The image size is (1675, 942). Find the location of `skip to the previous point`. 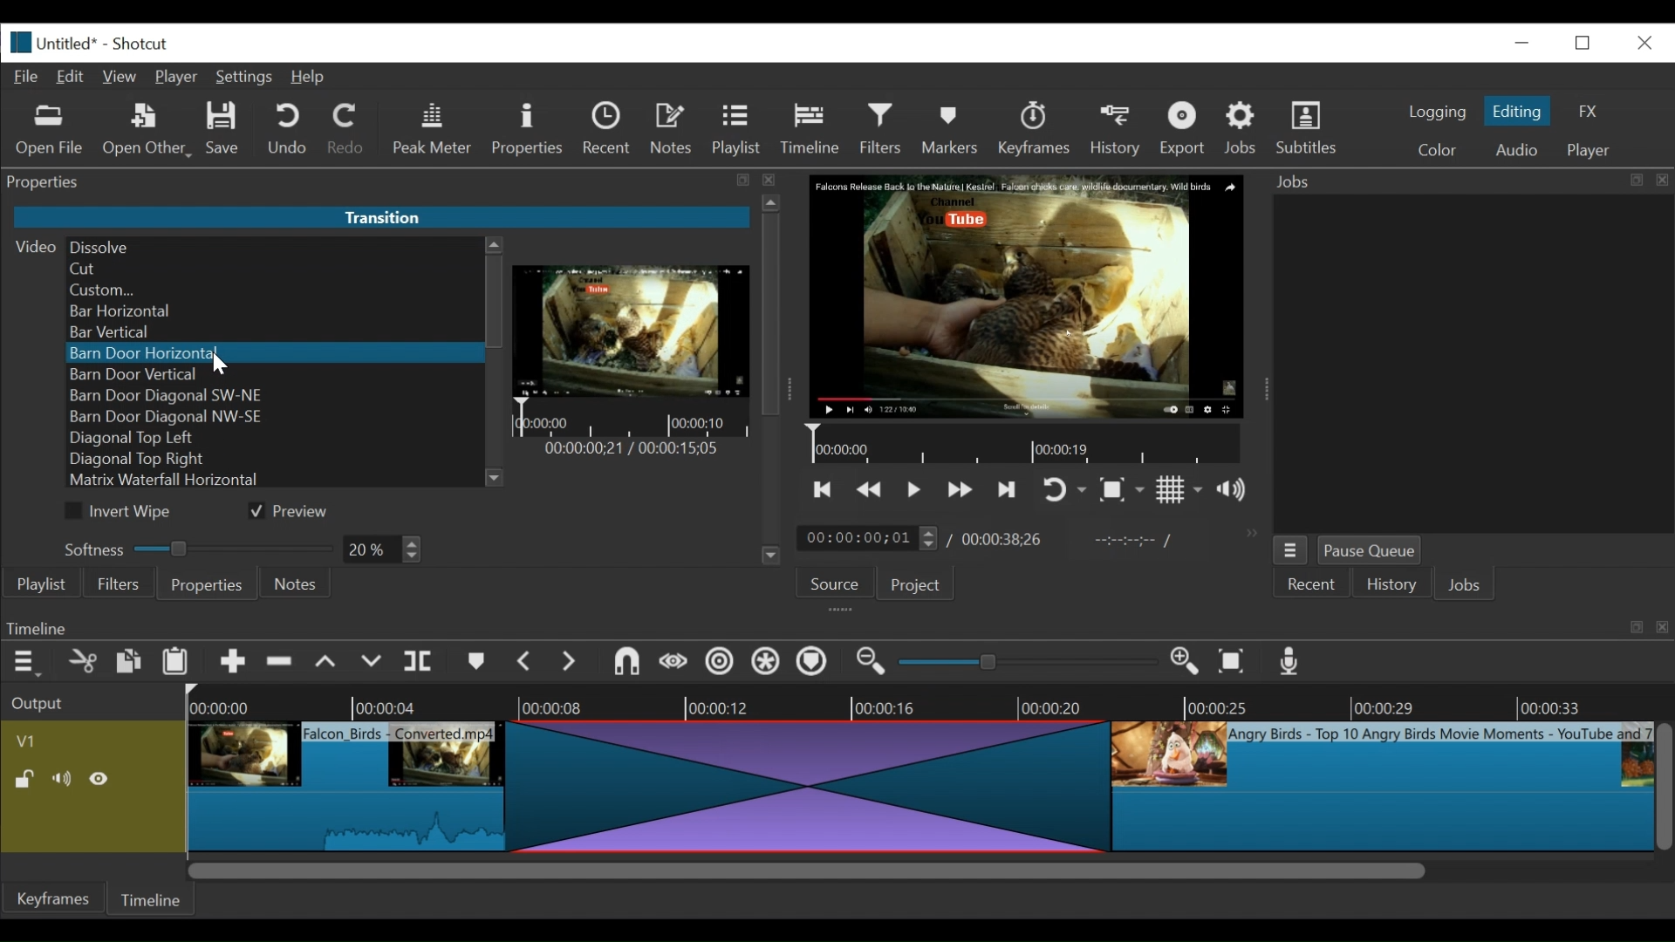

skip to the previous point is located at coordinates (823, 490).